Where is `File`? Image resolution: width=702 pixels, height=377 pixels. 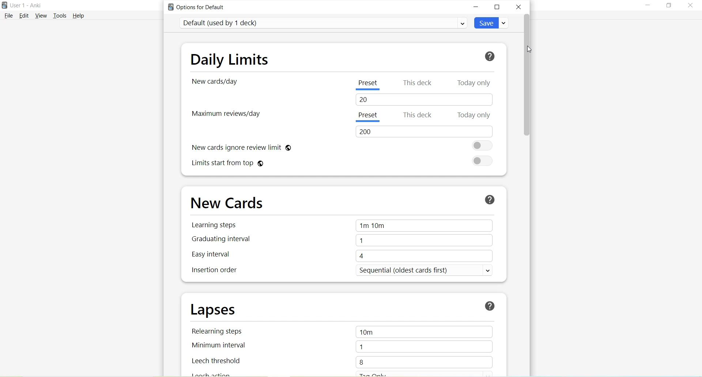 File is located at coordinates (8, 15).